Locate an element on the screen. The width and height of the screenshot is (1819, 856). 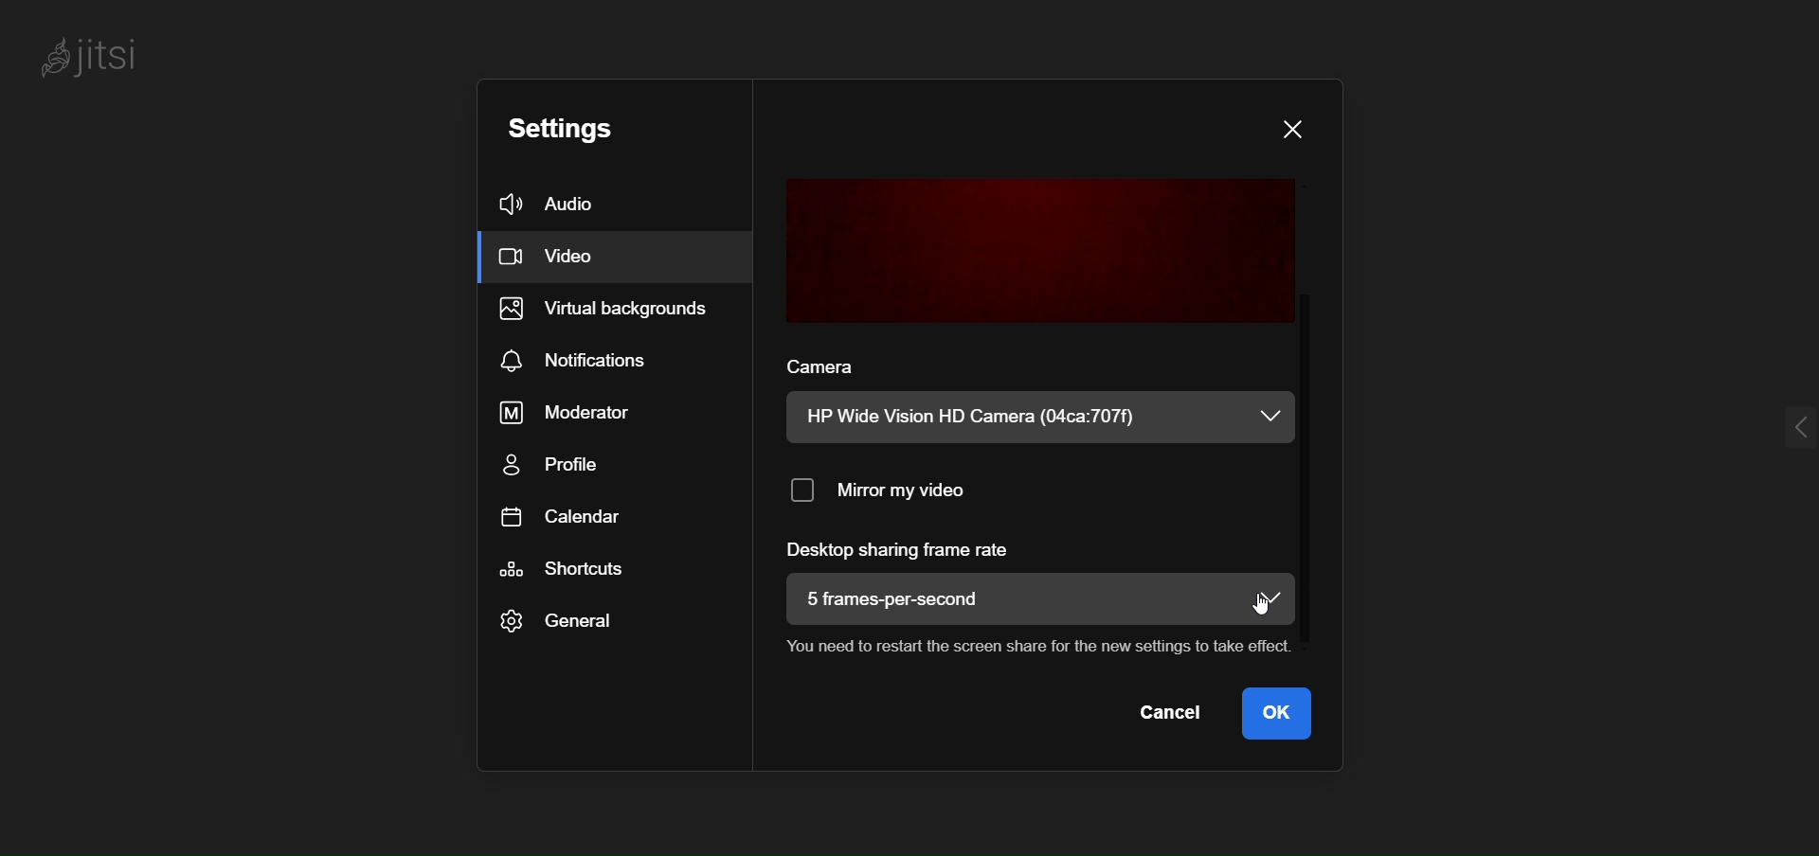
notification is located at coordinates (585, 358).